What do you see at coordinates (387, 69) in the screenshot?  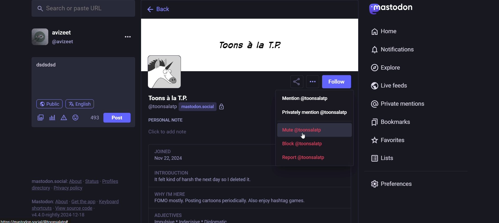 I see `explore ` at bounding box center [387, 69].